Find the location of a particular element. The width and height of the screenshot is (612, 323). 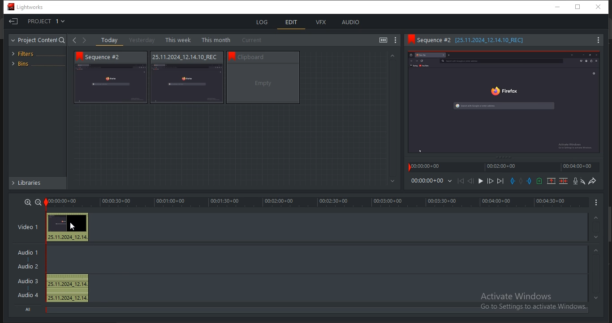

video thumbnail is located at coordinates (263, 83).